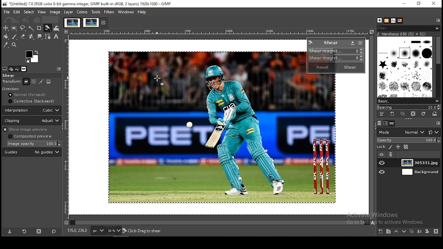  What do you see at coordinates (4, 69) in the screenshot?
I see `tool options` at bounding box center [4, 69].